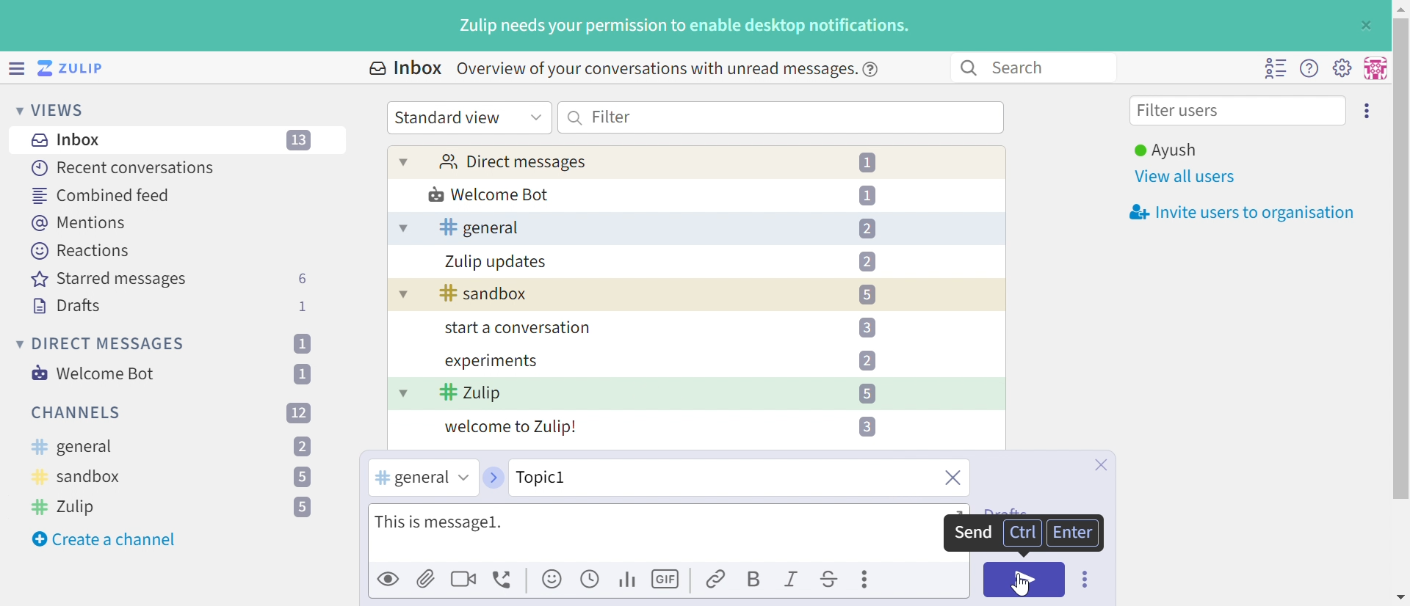 The image size is (1410, 606). Describe the element at coordinates (576, 117) in the screenshot. I see `Search` at that location.